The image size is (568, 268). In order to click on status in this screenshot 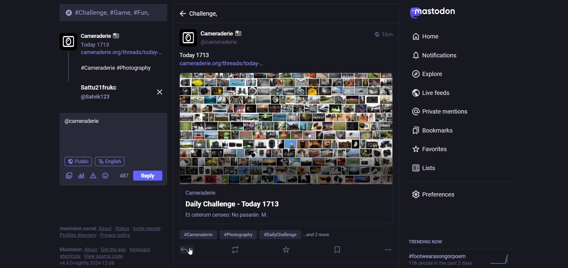, I will do `click(123, 227)`.